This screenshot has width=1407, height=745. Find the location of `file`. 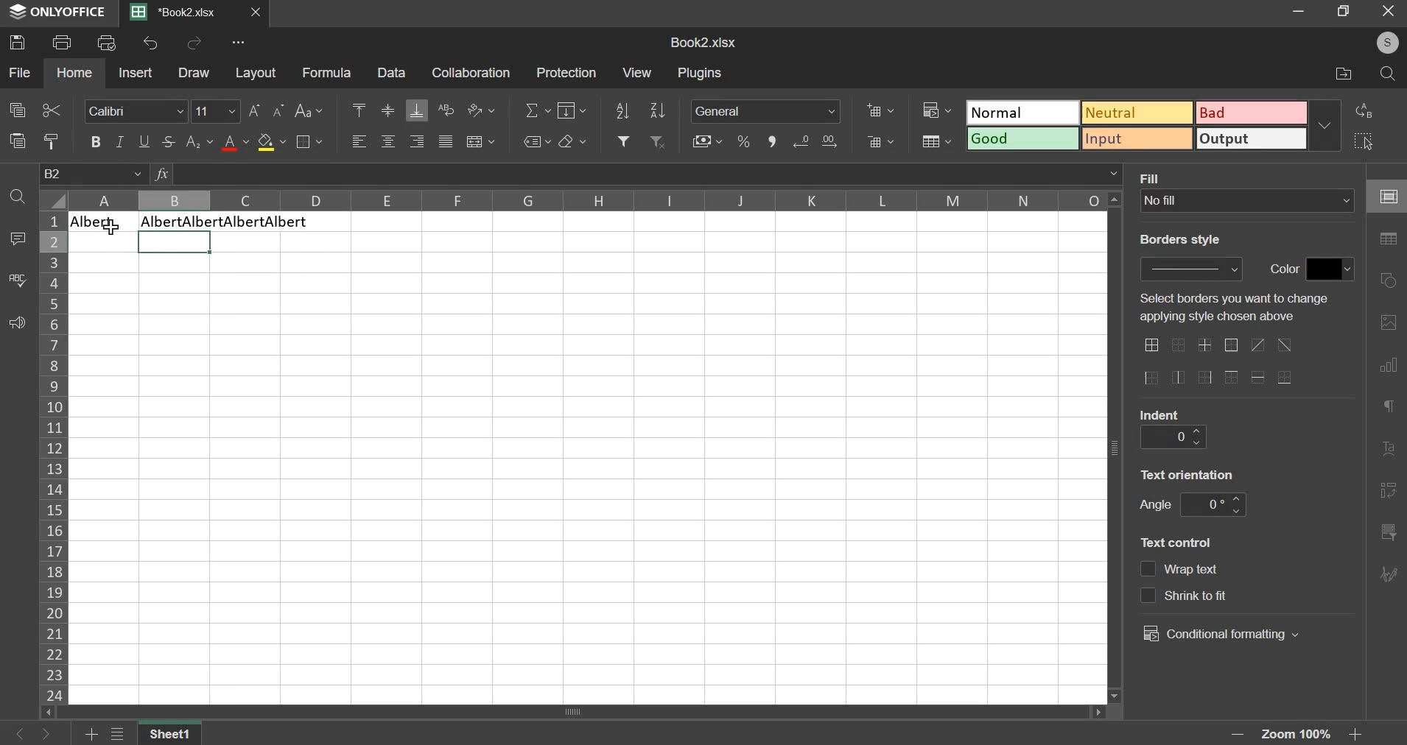

file is located at coordinates (19, 71).